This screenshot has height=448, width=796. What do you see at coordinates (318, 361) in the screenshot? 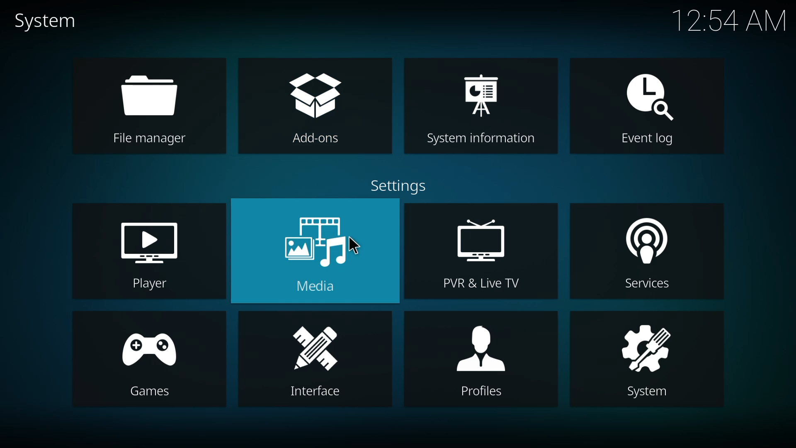
I see `interface` at bounding box center [318, 361].